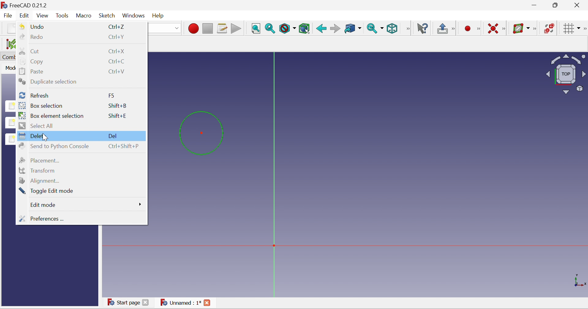 The width and height of the screenshot is (588, 309). I want to click on Cut, so click(29, 51).